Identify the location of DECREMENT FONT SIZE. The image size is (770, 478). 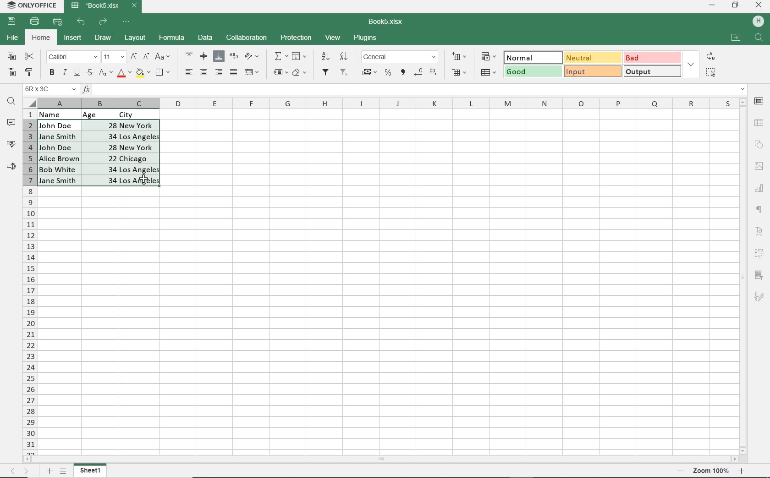
(146, 56).